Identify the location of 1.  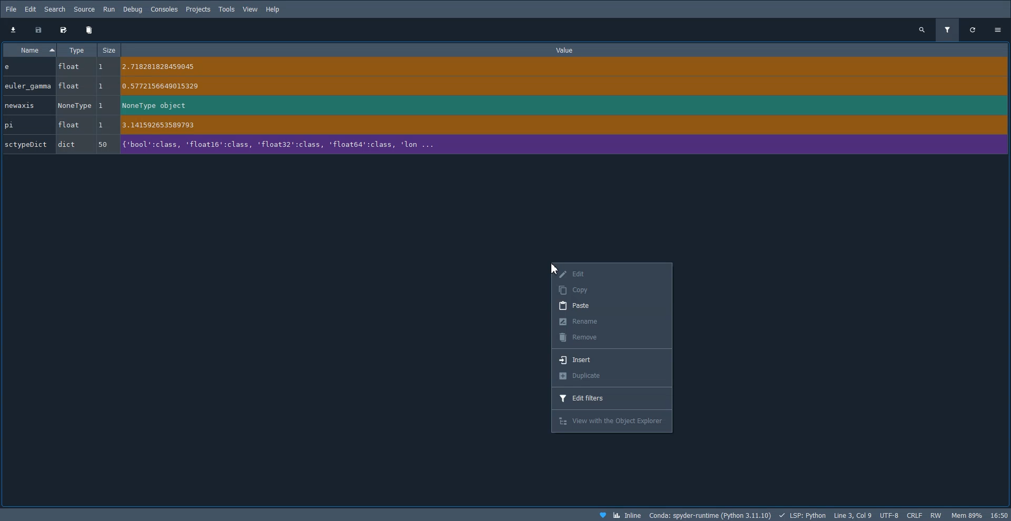
(102, 106).